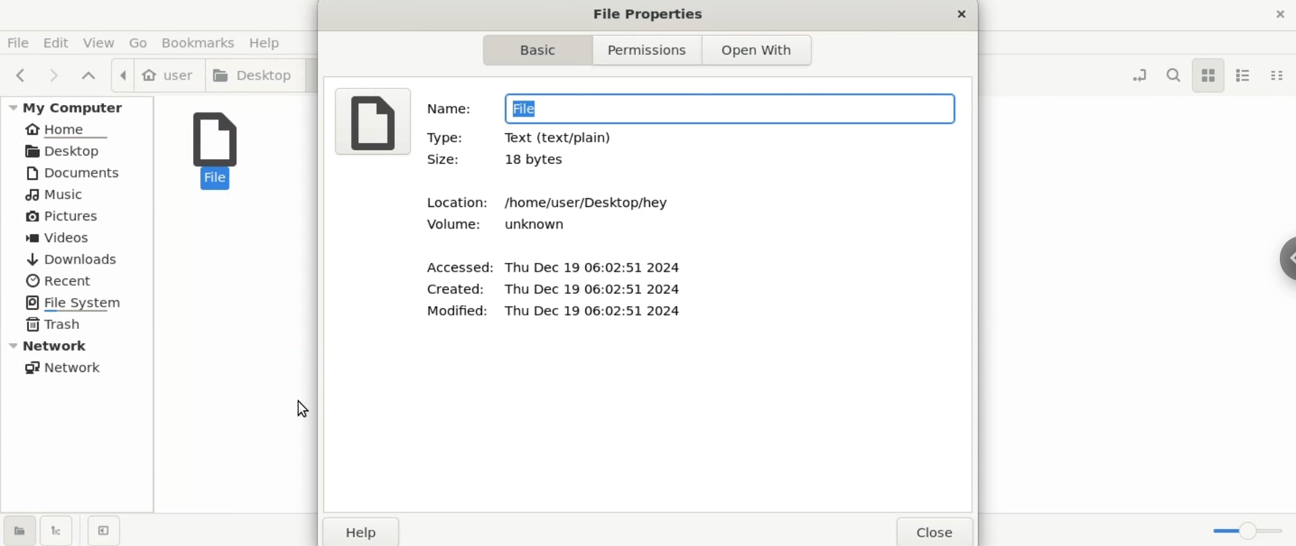 The width and height of the screenshot is (1296, 546). I want to click on help, so click(271, 42).